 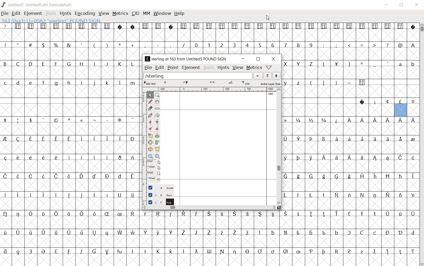 What do you see at coordinates (401, 110) in the screenshot?
I see `glyph slot highlighted` at bounding box center [401, 110].